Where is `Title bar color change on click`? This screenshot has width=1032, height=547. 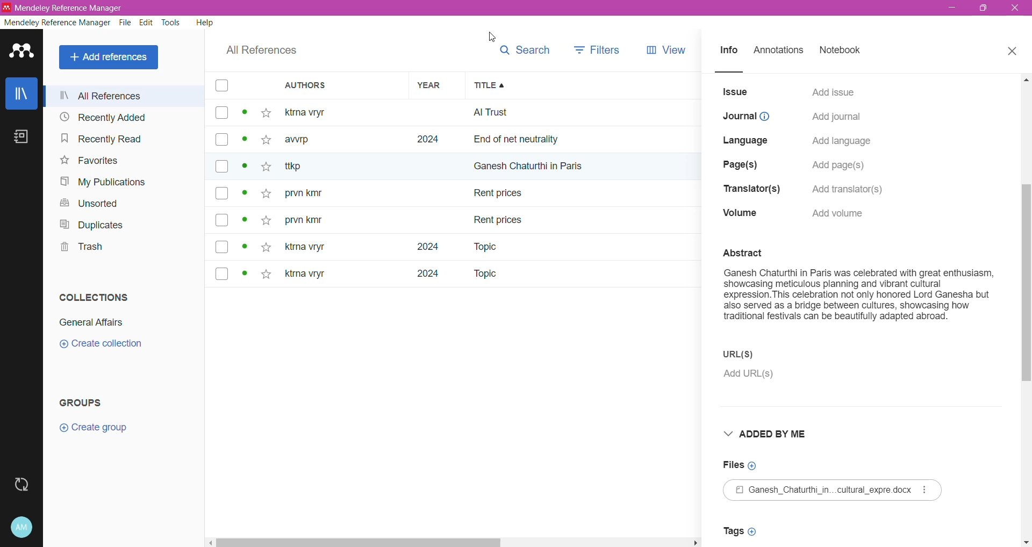
Title bar color change on click is located at coordinates (516, 8).